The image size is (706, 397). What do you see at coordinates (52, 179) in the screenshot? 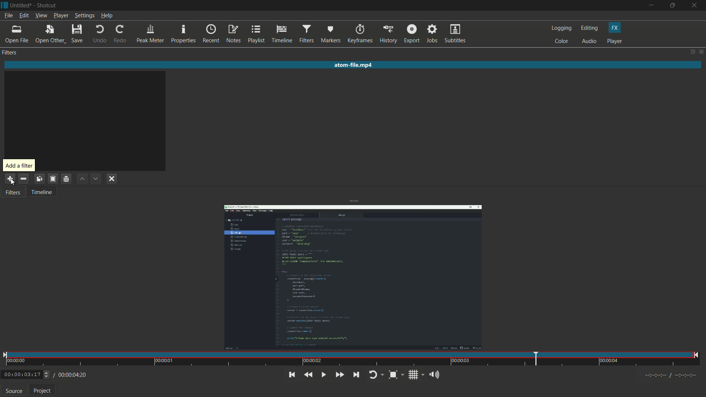
I see `save filter` at bounding box center [52, 179].